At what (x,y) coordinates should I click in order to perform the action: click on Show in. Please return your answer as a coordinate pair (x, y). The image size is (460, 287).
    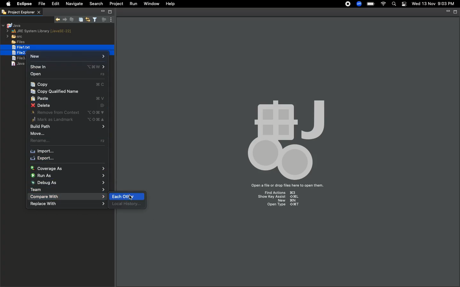
    Looking at the image, I should click on (68, 67).